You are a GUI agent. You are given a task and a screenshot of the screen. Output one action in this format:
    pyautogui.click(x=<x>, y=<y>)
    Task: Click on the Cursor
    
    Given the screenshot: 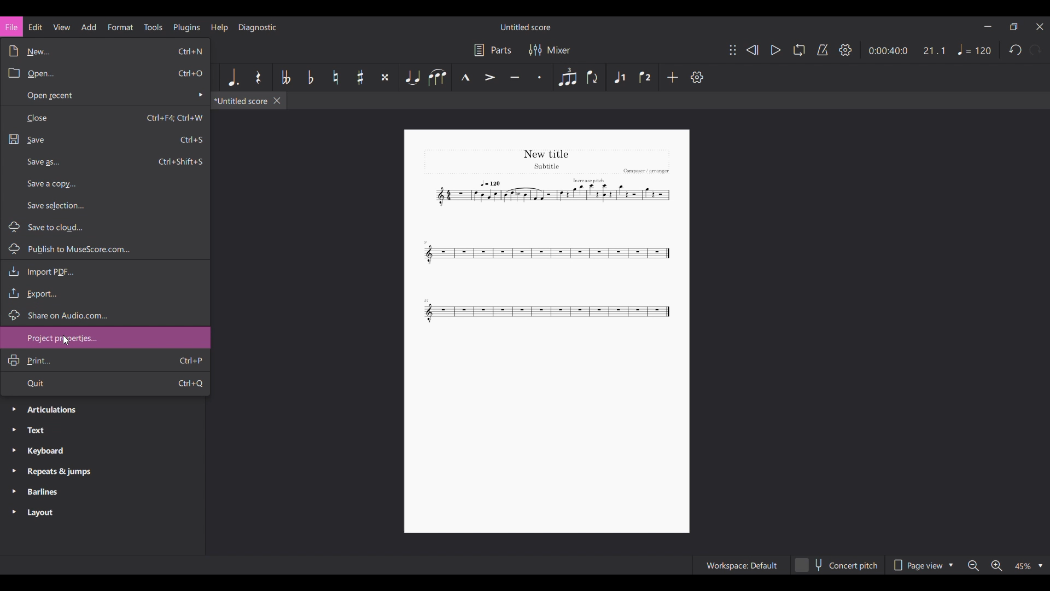 What is the action you would take?
    pyautogui.click(x=67, y=340)
    